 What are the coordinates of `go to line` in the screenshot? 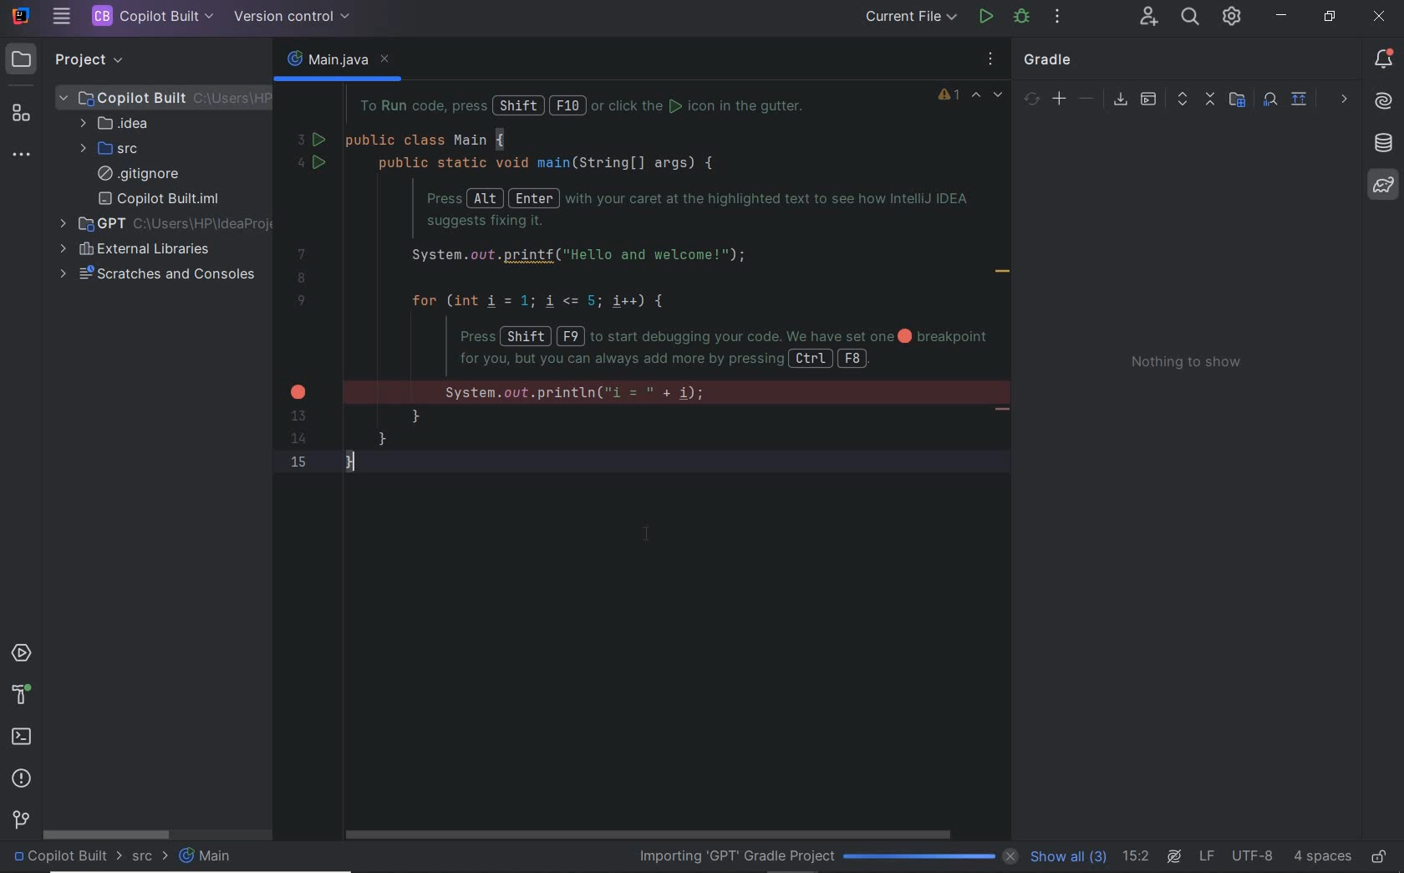 It's located at (1136, 855).